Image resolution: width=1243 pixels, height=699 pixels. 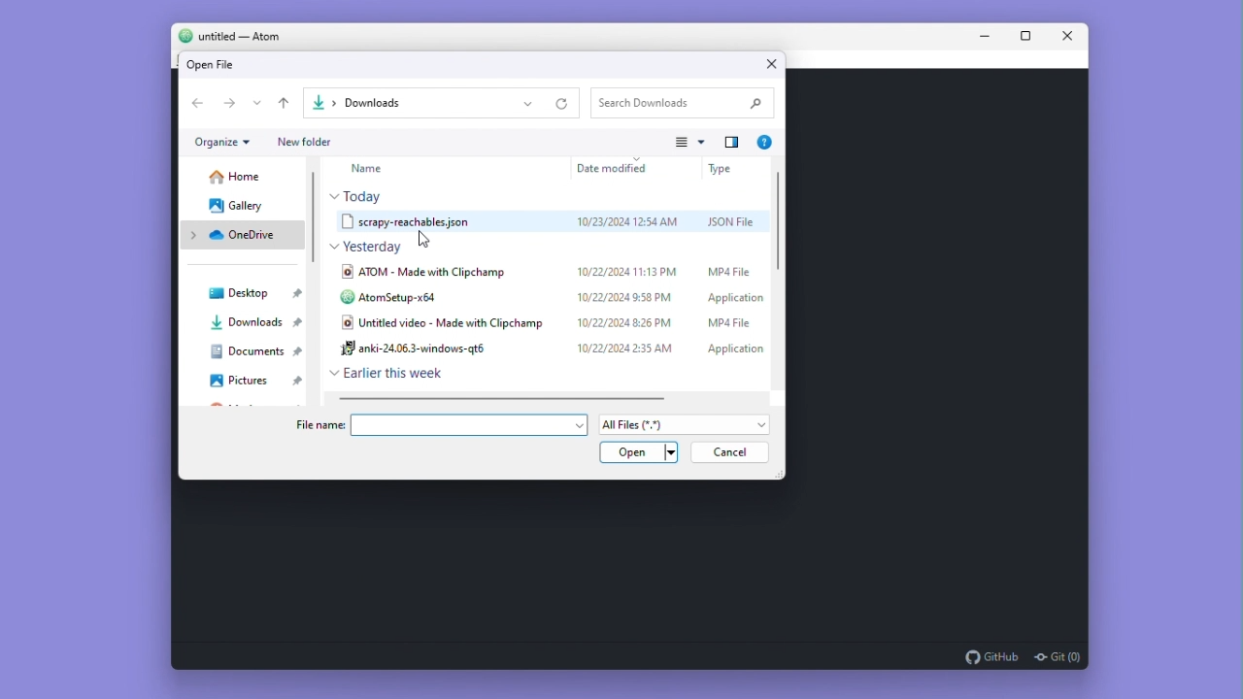 What do you see at coordinates (409, 198) in the screenshot?
I see `Today` at bounding box center [409, 198].